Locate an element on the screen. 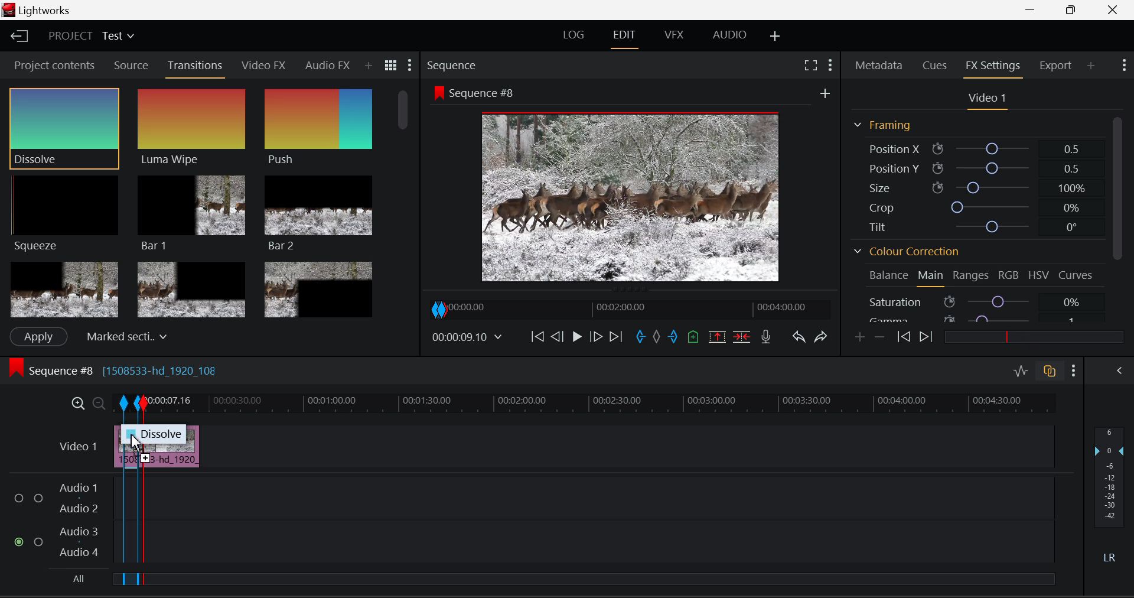  Previous keyframe is located at coordinates (903, 337).